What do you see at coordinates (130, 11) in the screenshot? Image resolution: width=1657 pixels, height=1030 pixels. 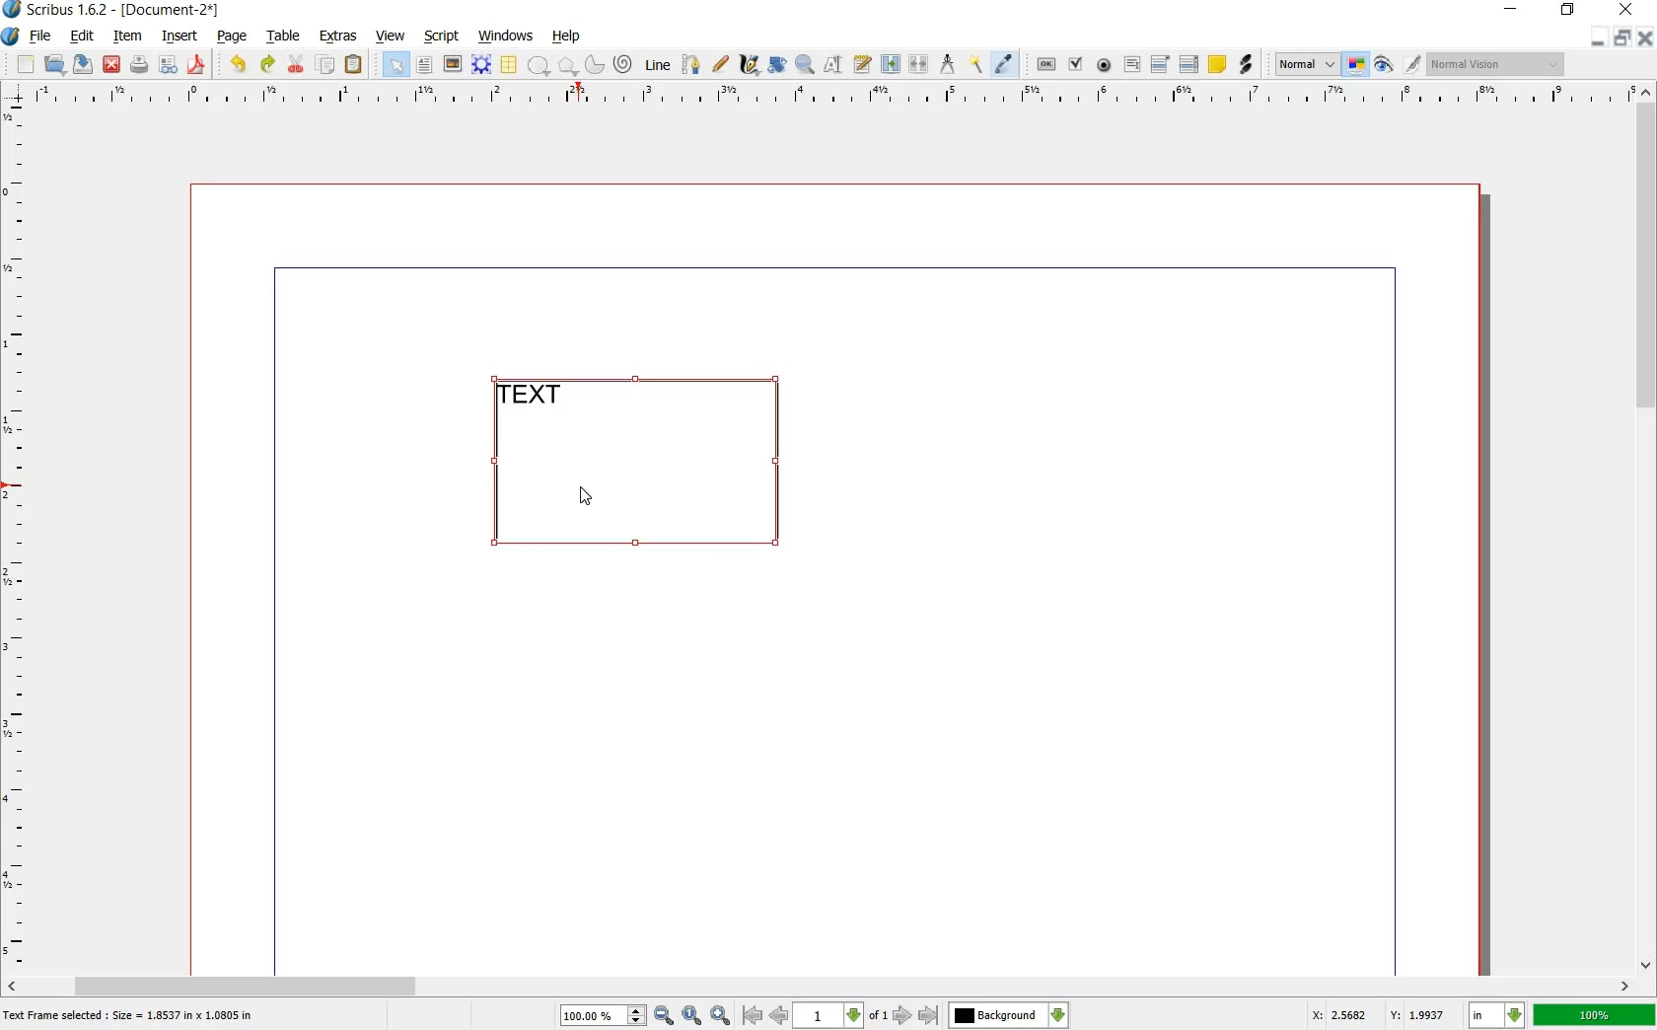 I see `scribus 1.6.2 - [document-2*]` at bounding box center [130, 11].